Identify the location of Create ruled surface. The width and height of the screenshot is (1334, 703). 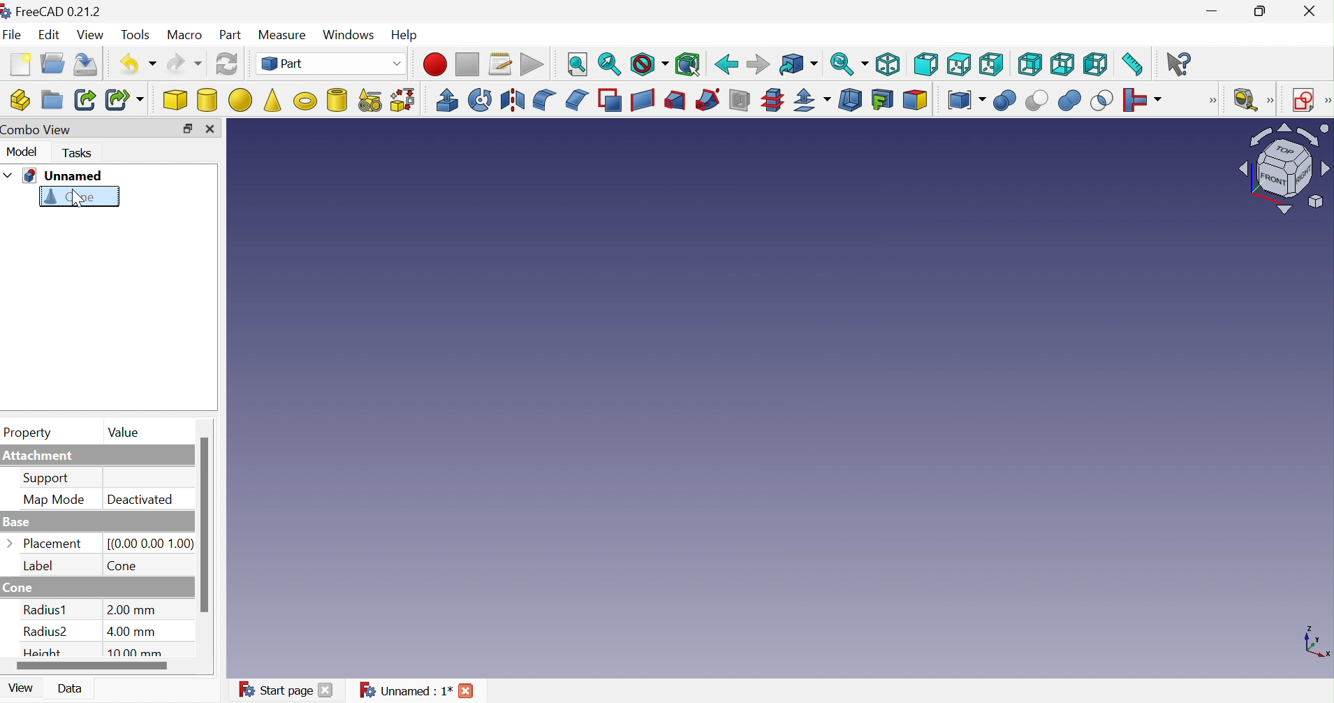
(643, 101).